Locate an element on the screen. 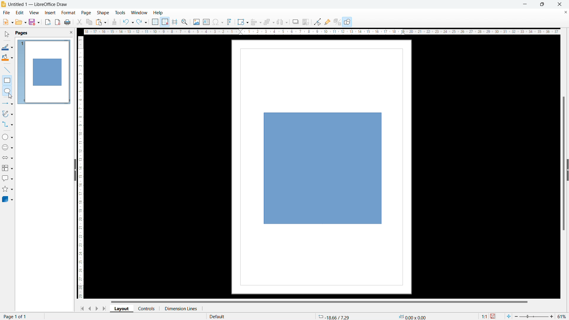  show extrusion is located at coordinates (337, 22).